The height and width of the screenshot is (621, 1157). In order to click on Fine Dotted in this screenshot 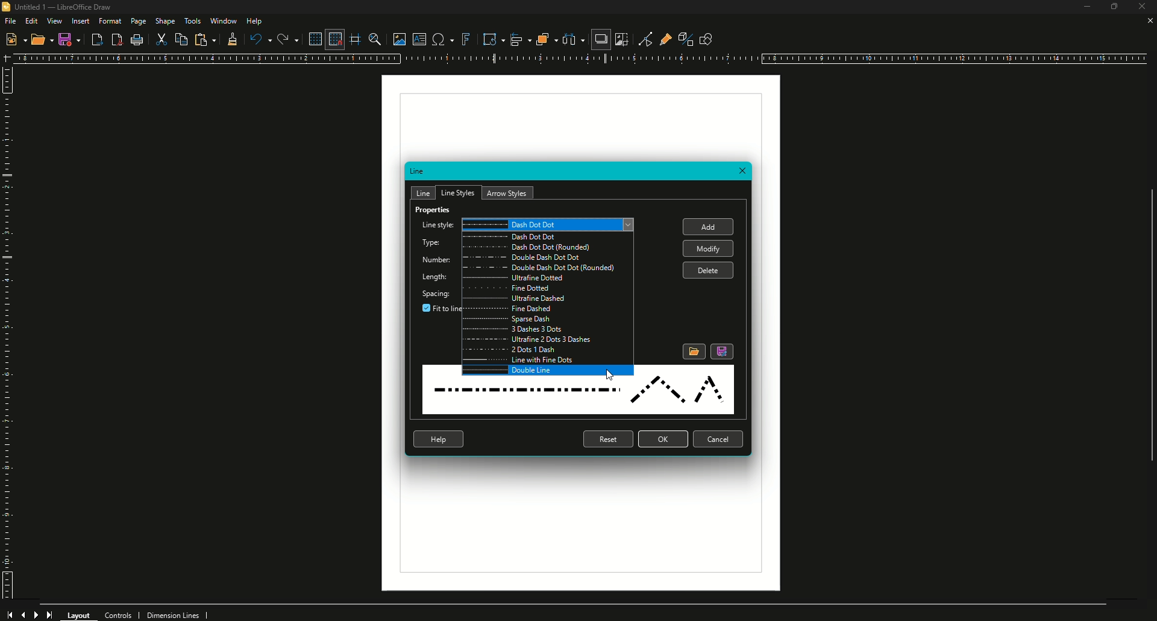, I will do `click(548, 290)`.